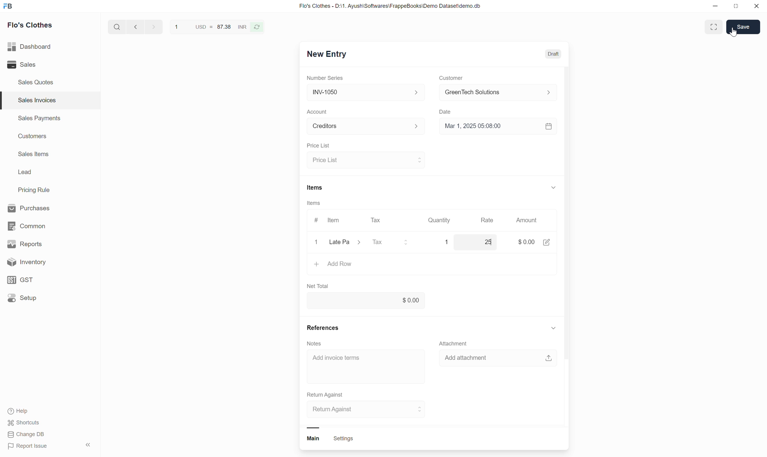  I want to click on #, so click(314, 220).